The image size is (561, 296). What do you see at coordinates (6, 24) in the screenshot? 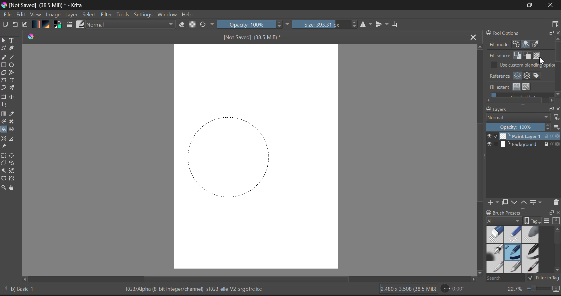
I see `New` at bounding box center [6, 24].